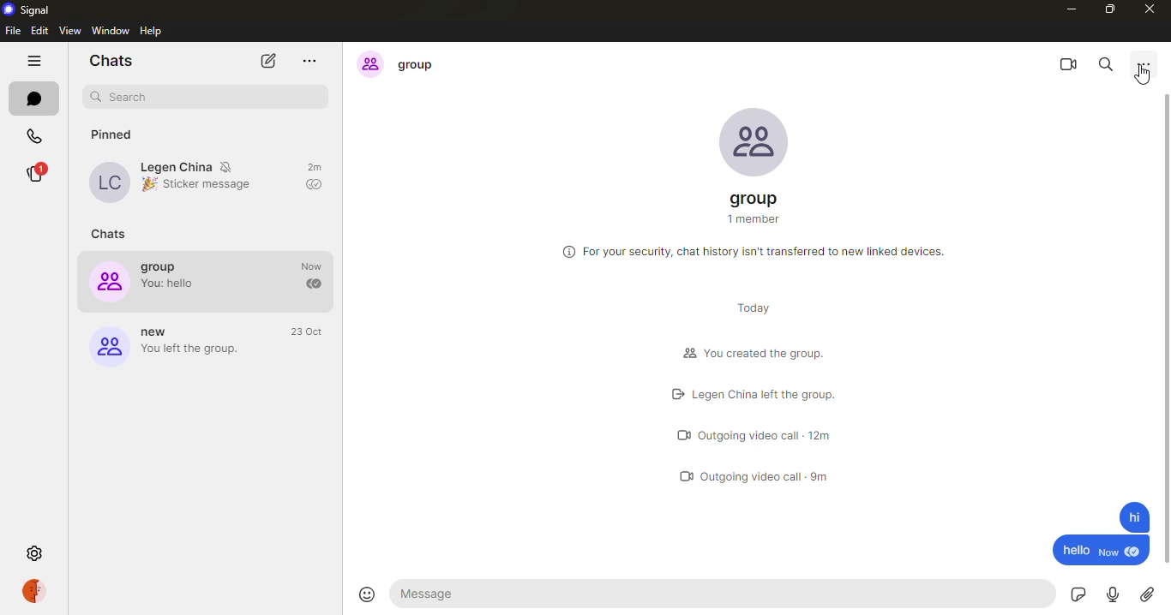 This screenshot has height=615, width=1171. I want to click on mute notifications, so click(231, 165).